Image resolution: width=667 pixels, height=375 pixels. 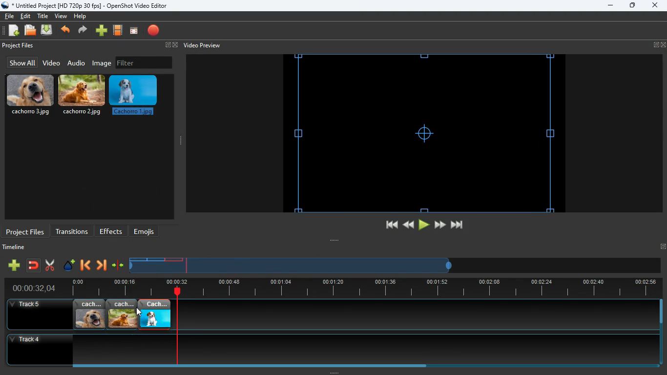 What do you see at coordinates (292, 269) in the screenshot?
I see `timeline` at bounding box center [292, 269].